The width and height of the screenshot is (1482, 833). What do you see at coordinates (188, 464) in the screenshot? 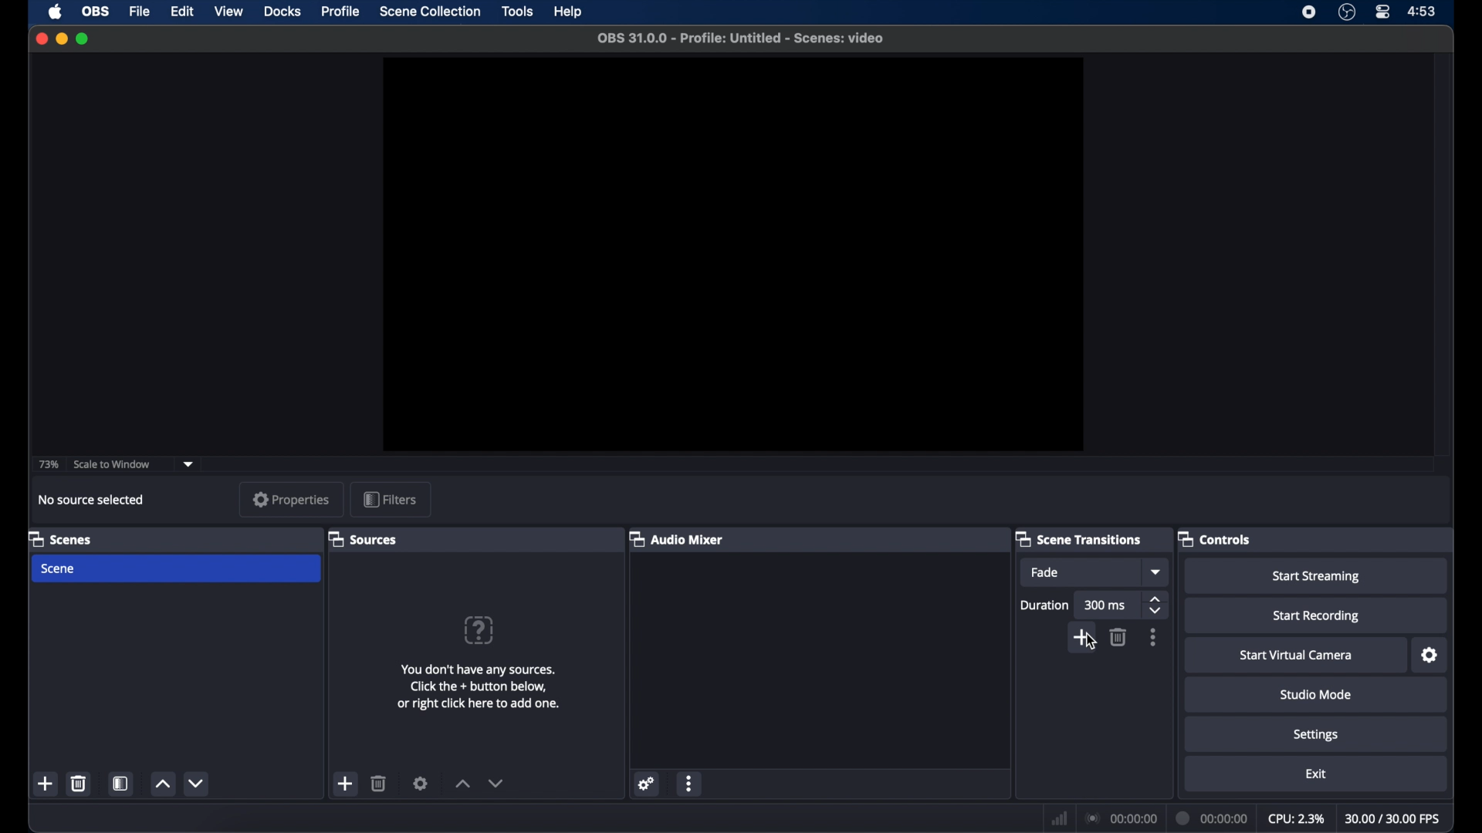
I see `dropdown` at bounding box center [188, 464].